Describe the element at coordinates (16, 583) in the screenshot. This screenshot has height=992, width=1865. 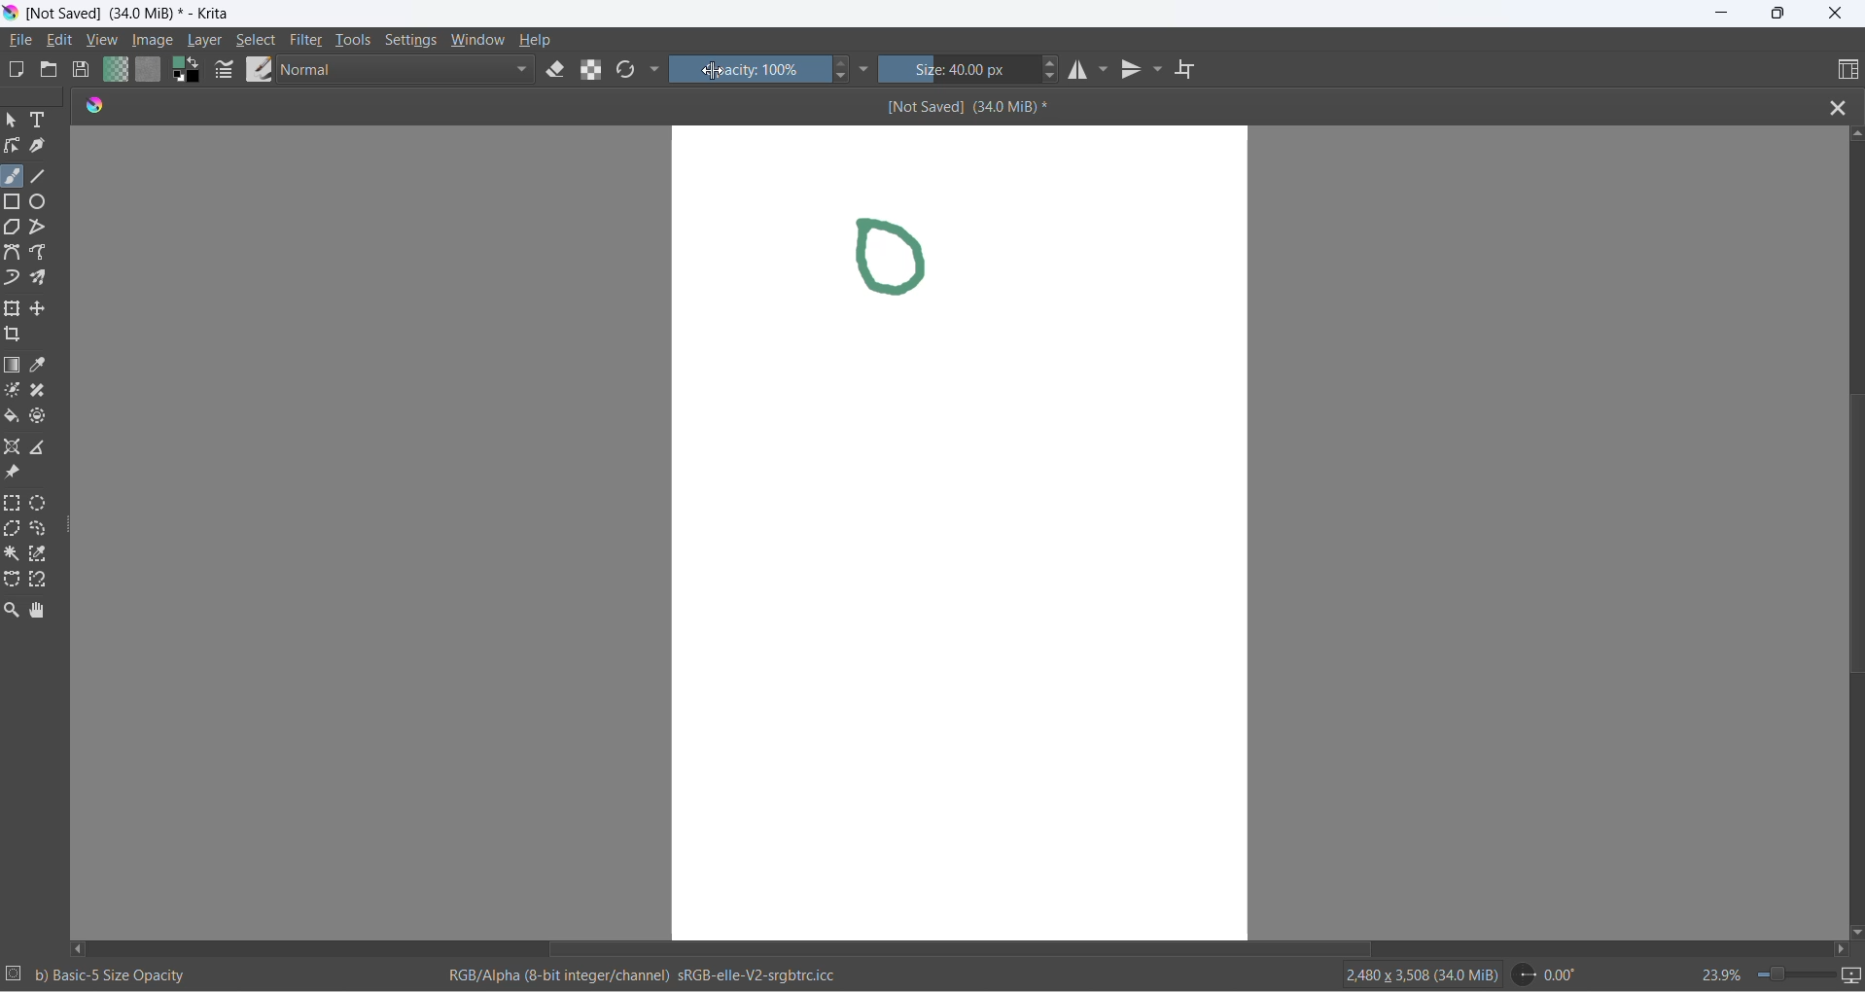
I see `Bezier curve selection tool ` at that location.